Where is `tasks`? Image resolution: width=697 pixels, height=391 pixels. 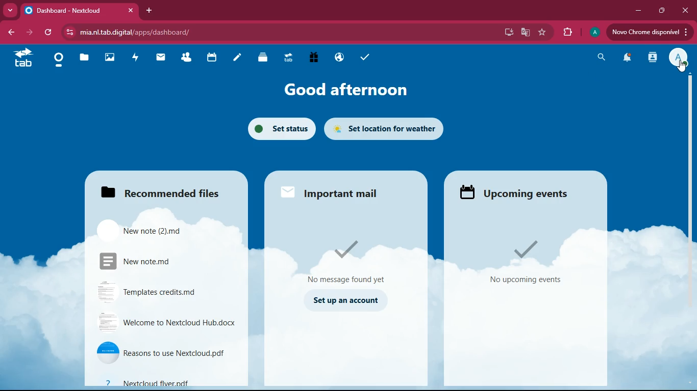 tasks is located at coordinates (366, 59).